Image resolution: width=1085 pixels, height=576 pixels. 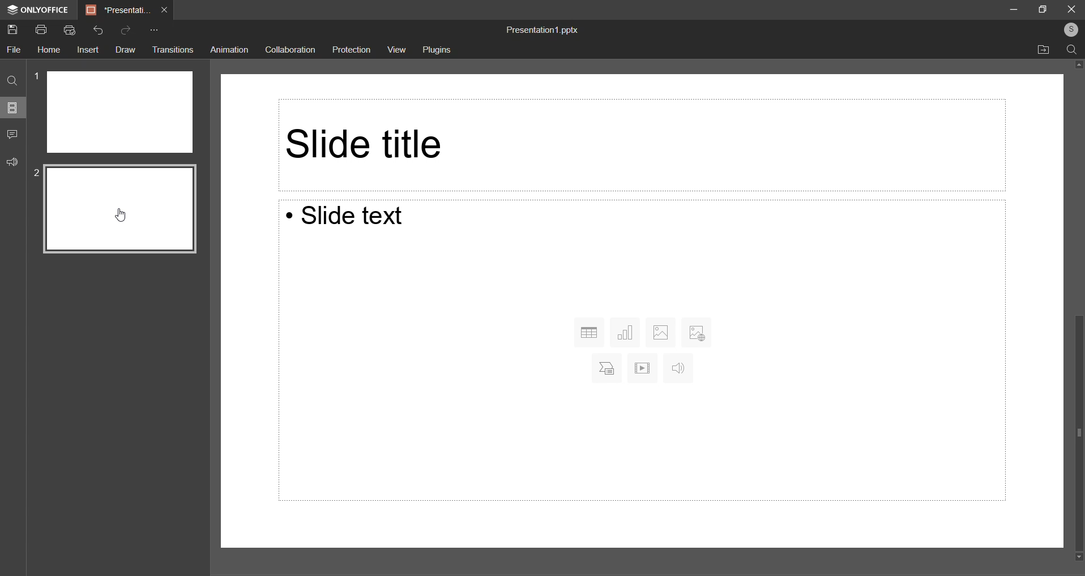 I want to click on Logo, so click(x=36, y=11).